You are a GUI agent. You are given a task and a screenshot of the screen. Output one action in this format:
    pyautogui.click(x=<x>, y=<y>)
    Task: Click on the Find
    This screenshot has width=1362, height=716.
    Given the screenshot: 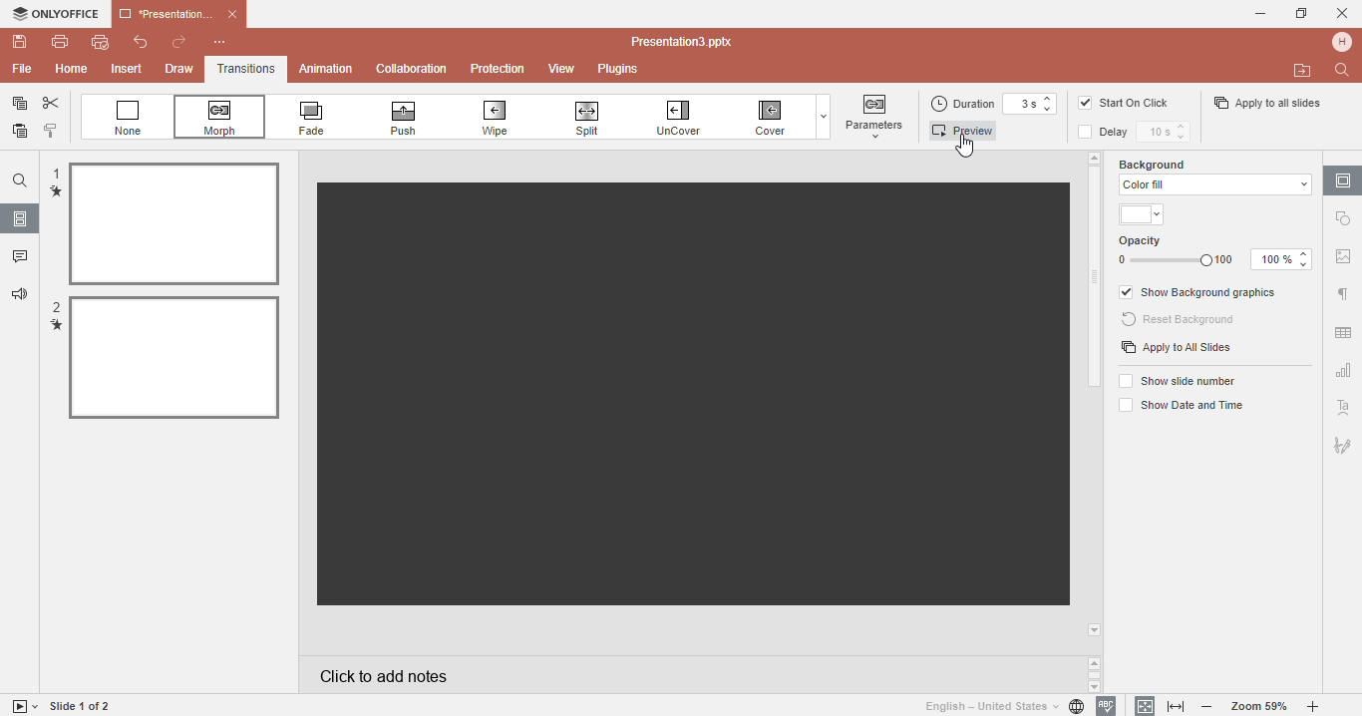 What is the action you would take?
    pyautogui.click(x=1345, y=70)
    